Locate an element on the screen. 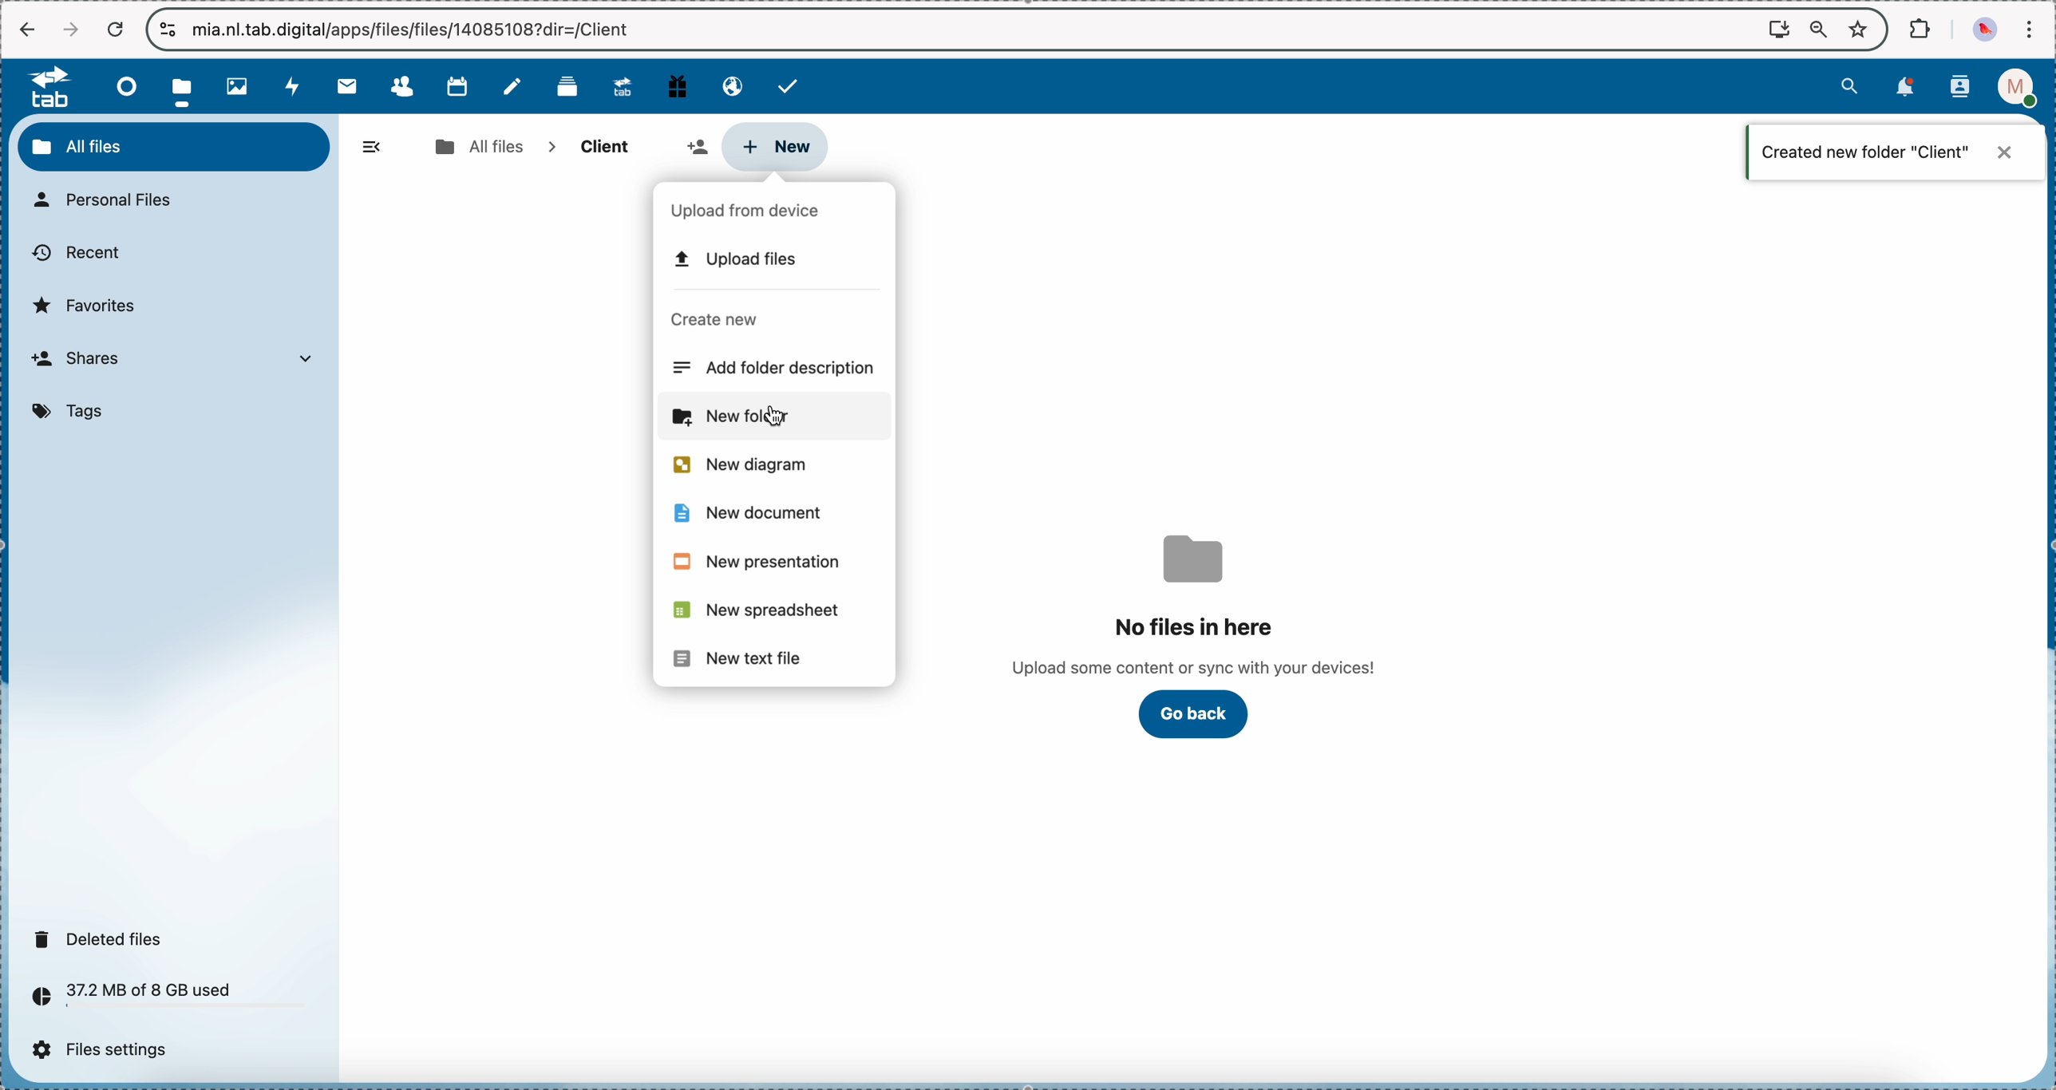 The height and width of the screenshot is (1090, 2056). email is located at coordinates (729, 85).